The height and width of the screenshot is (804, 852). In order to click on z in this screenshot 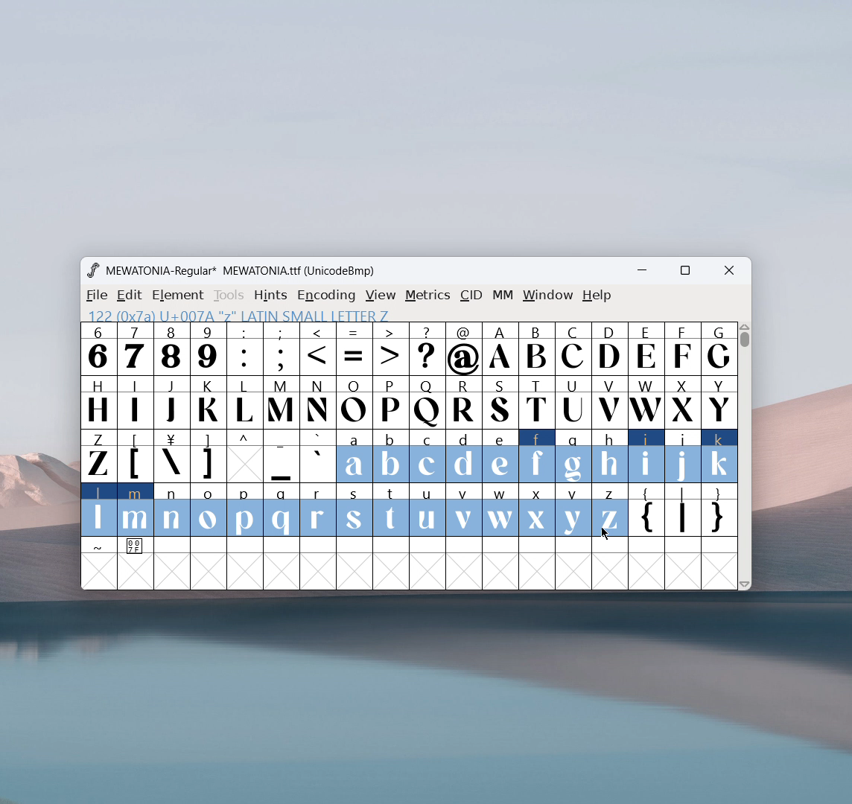, I will do `click(609, 510)`.